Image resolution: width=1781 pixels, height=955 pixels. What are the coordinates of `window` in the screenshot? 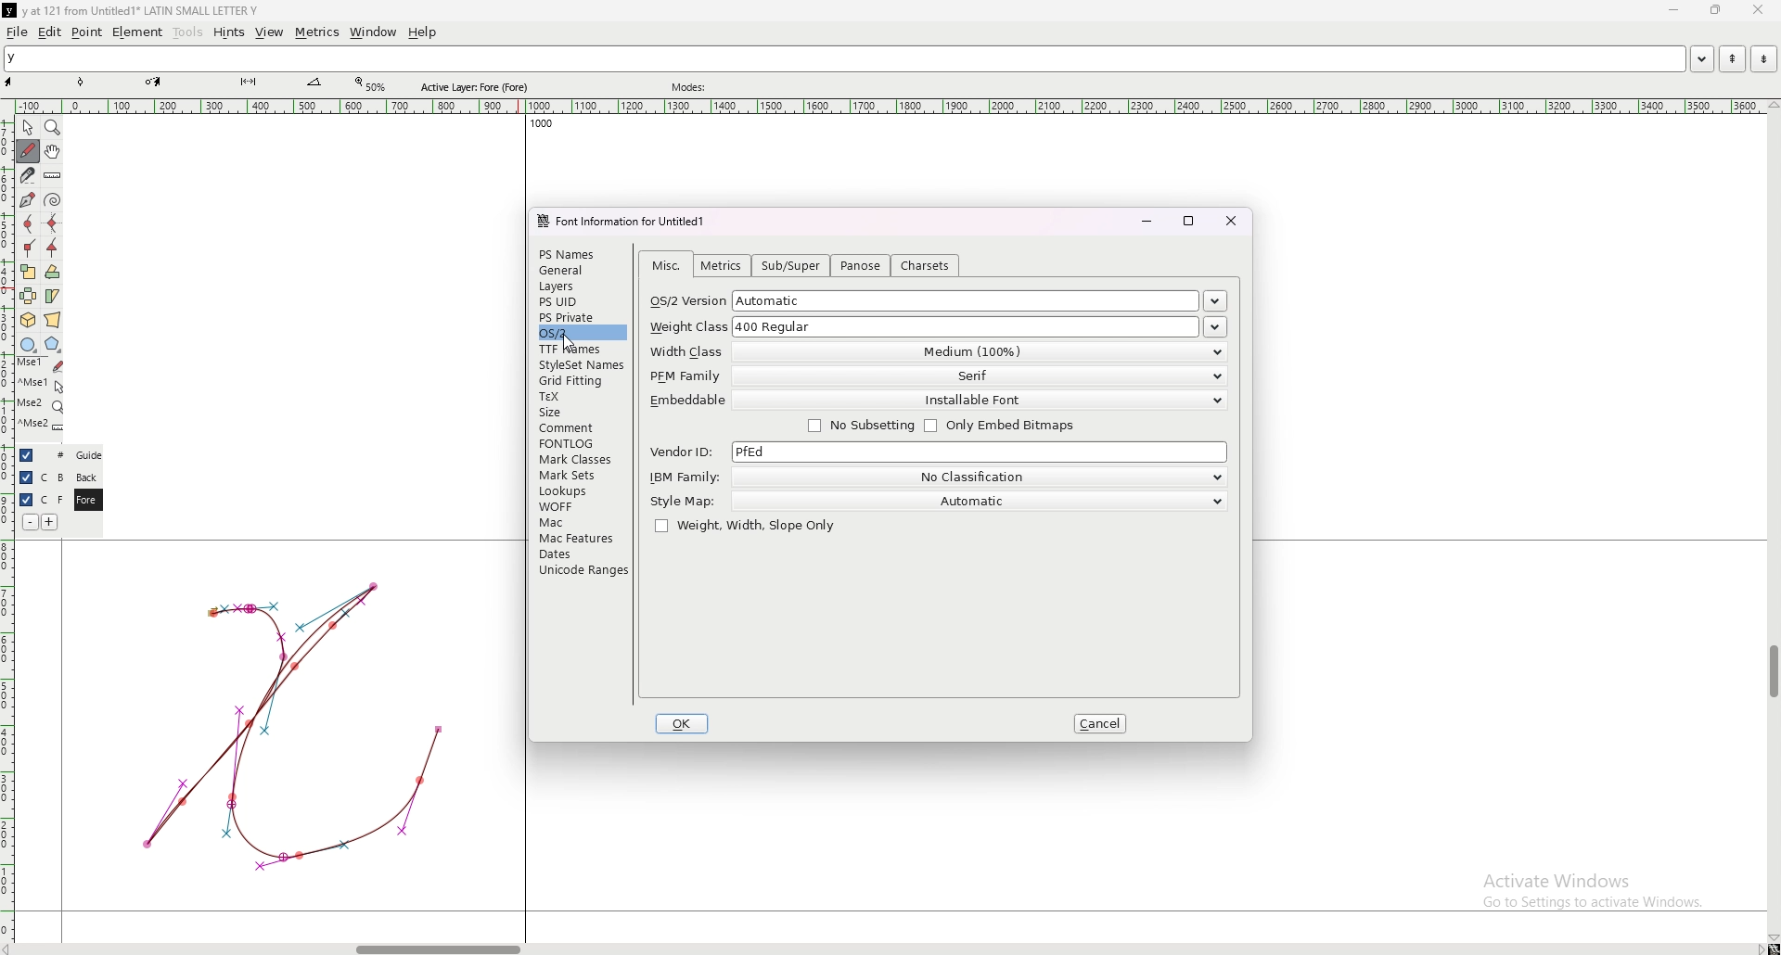 It's located at (374, 32).